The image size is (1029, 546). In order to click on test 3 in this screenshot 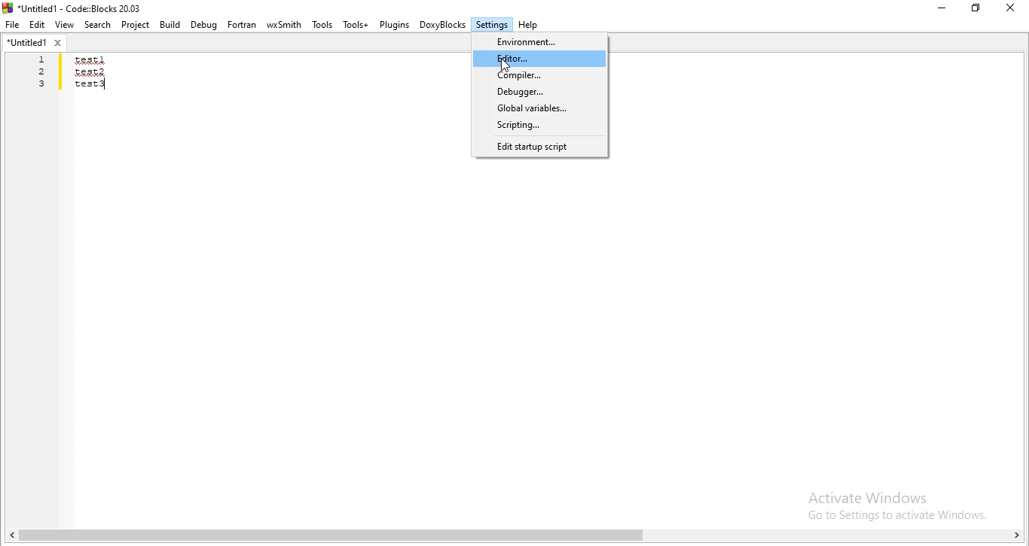, I will do `click(90, 87)`.